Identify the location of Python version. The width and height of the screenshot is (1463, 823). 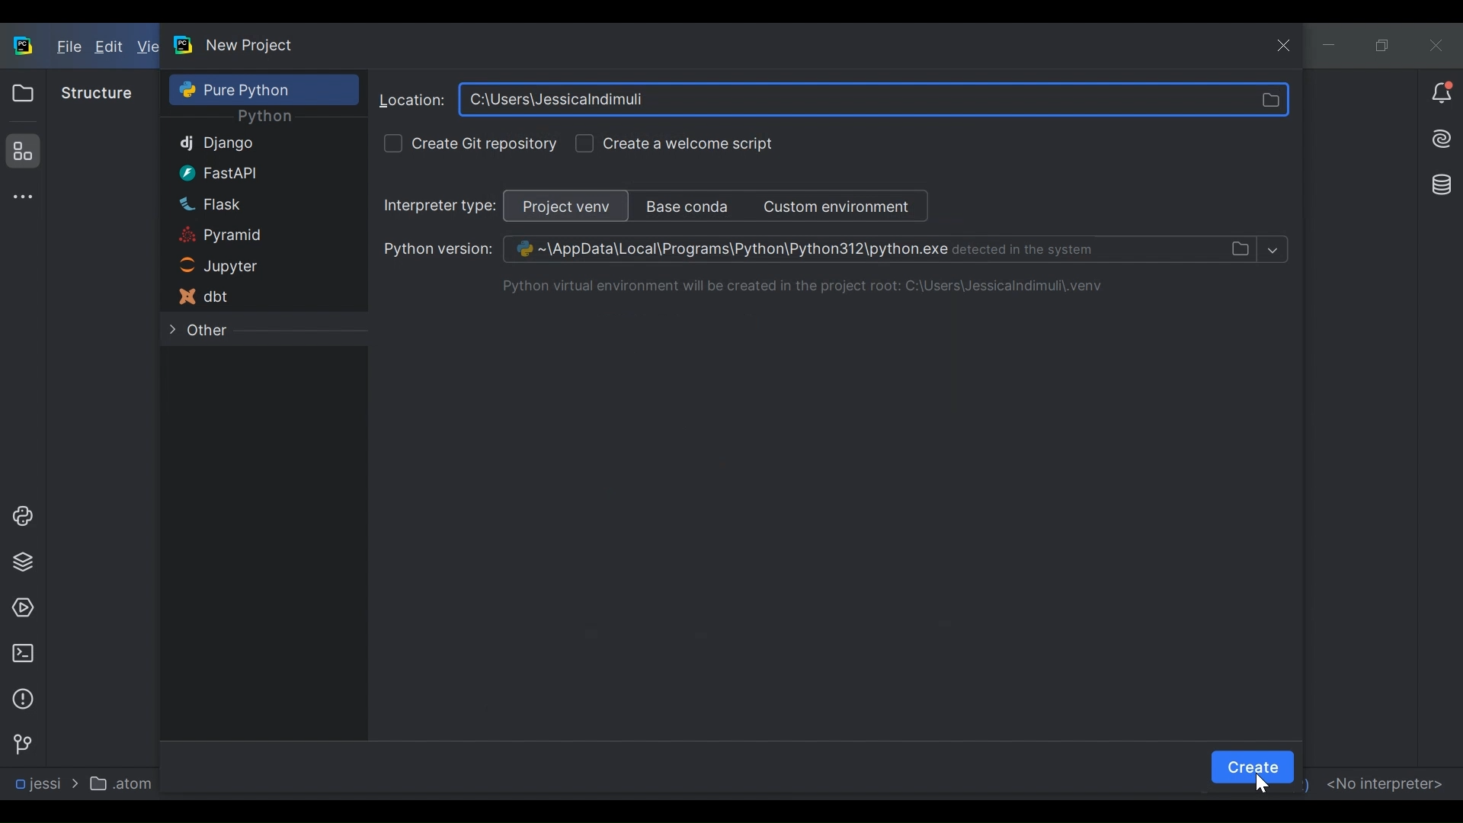
(428, 250).